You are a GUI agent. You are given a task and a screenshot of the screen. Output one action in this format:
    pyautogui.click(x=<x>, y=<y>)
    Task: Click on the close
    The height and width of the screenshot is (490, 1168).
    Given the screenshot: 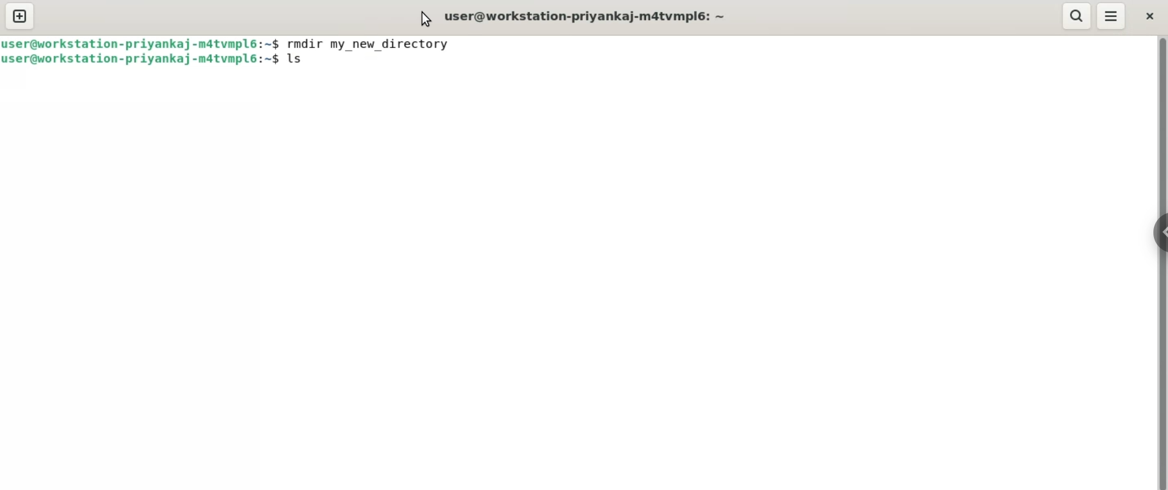 What is the action you would take?
    pyautogui.click(x=1150, y=16)
    